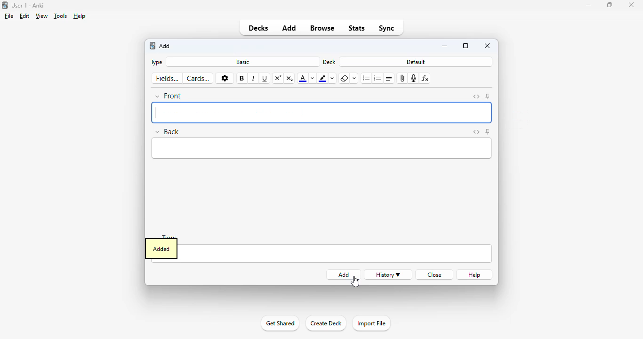  I want to click on default, so click(416, 62).